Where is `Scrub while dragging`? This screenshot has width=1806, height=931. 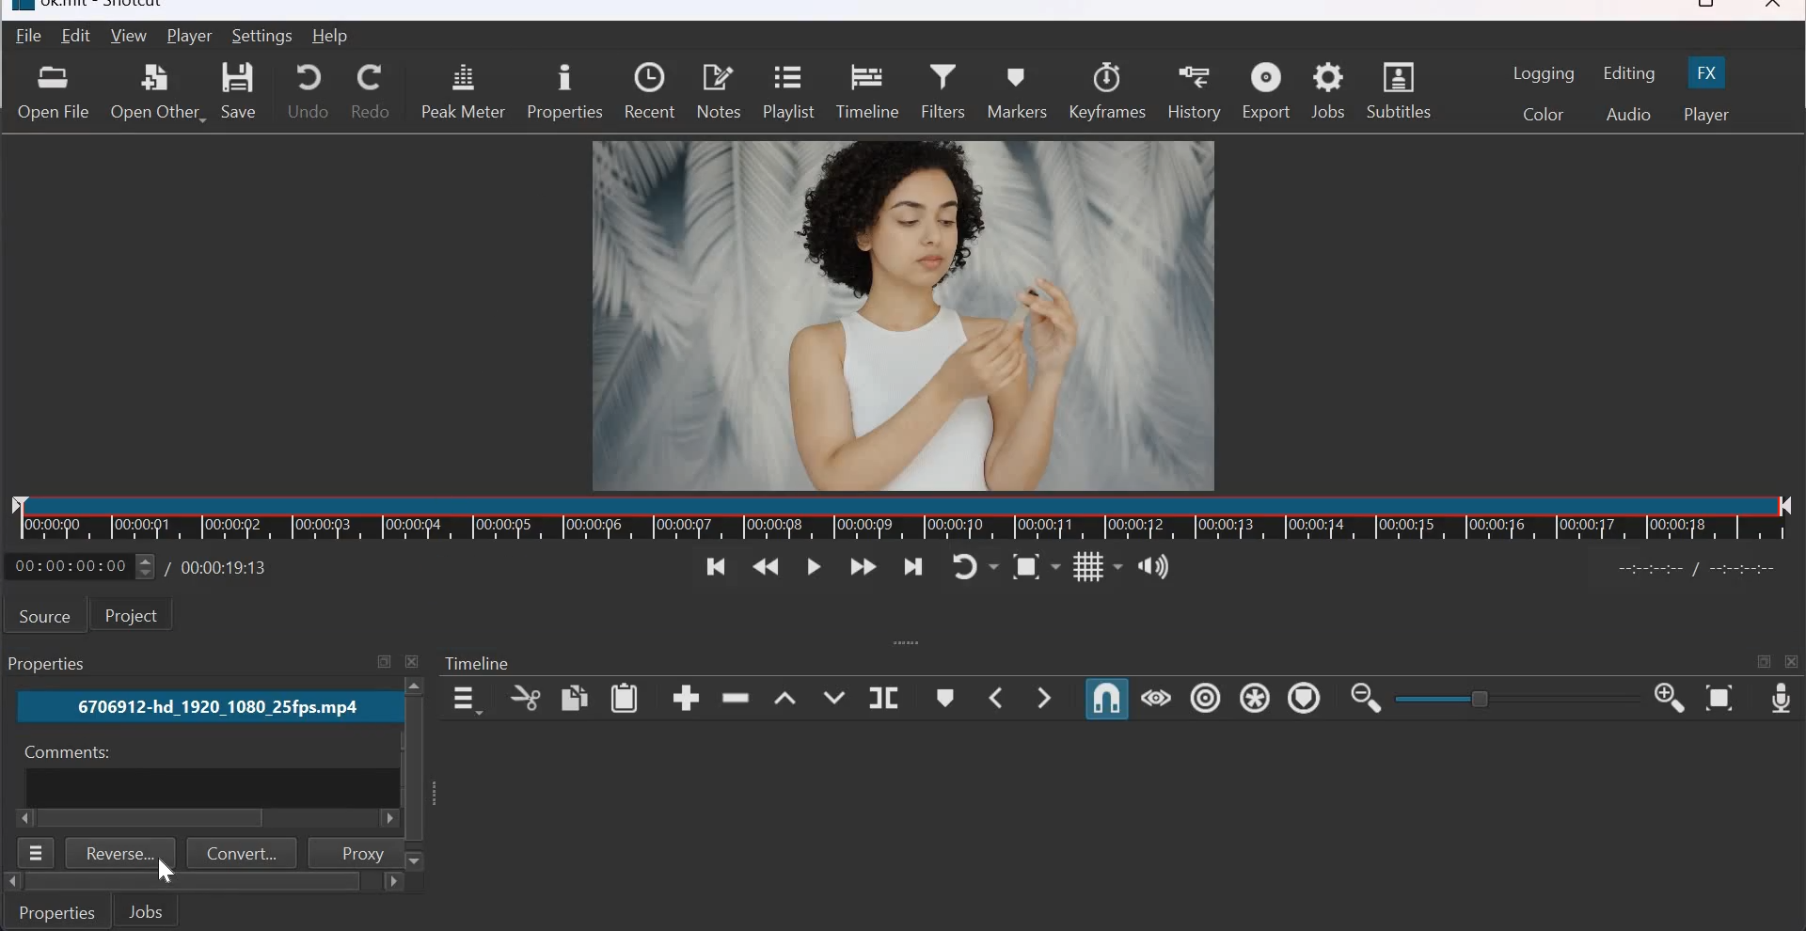 Scrub while dragging is located at coordinates (1156, 699).